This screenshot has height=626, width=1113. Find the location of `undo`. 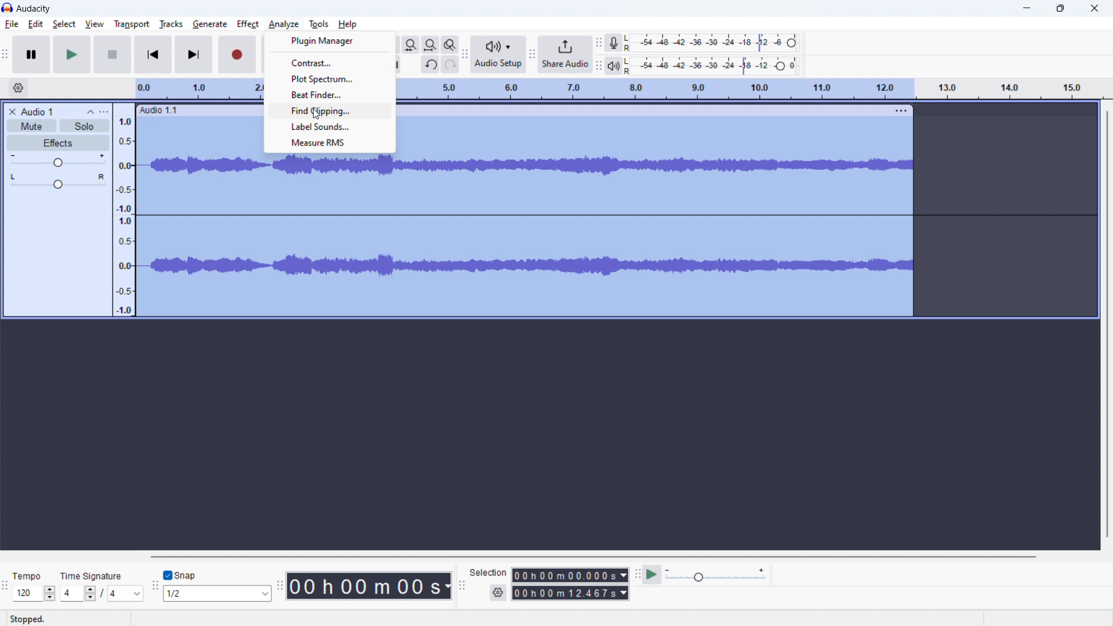

undo is located at coordinates (431, 64).